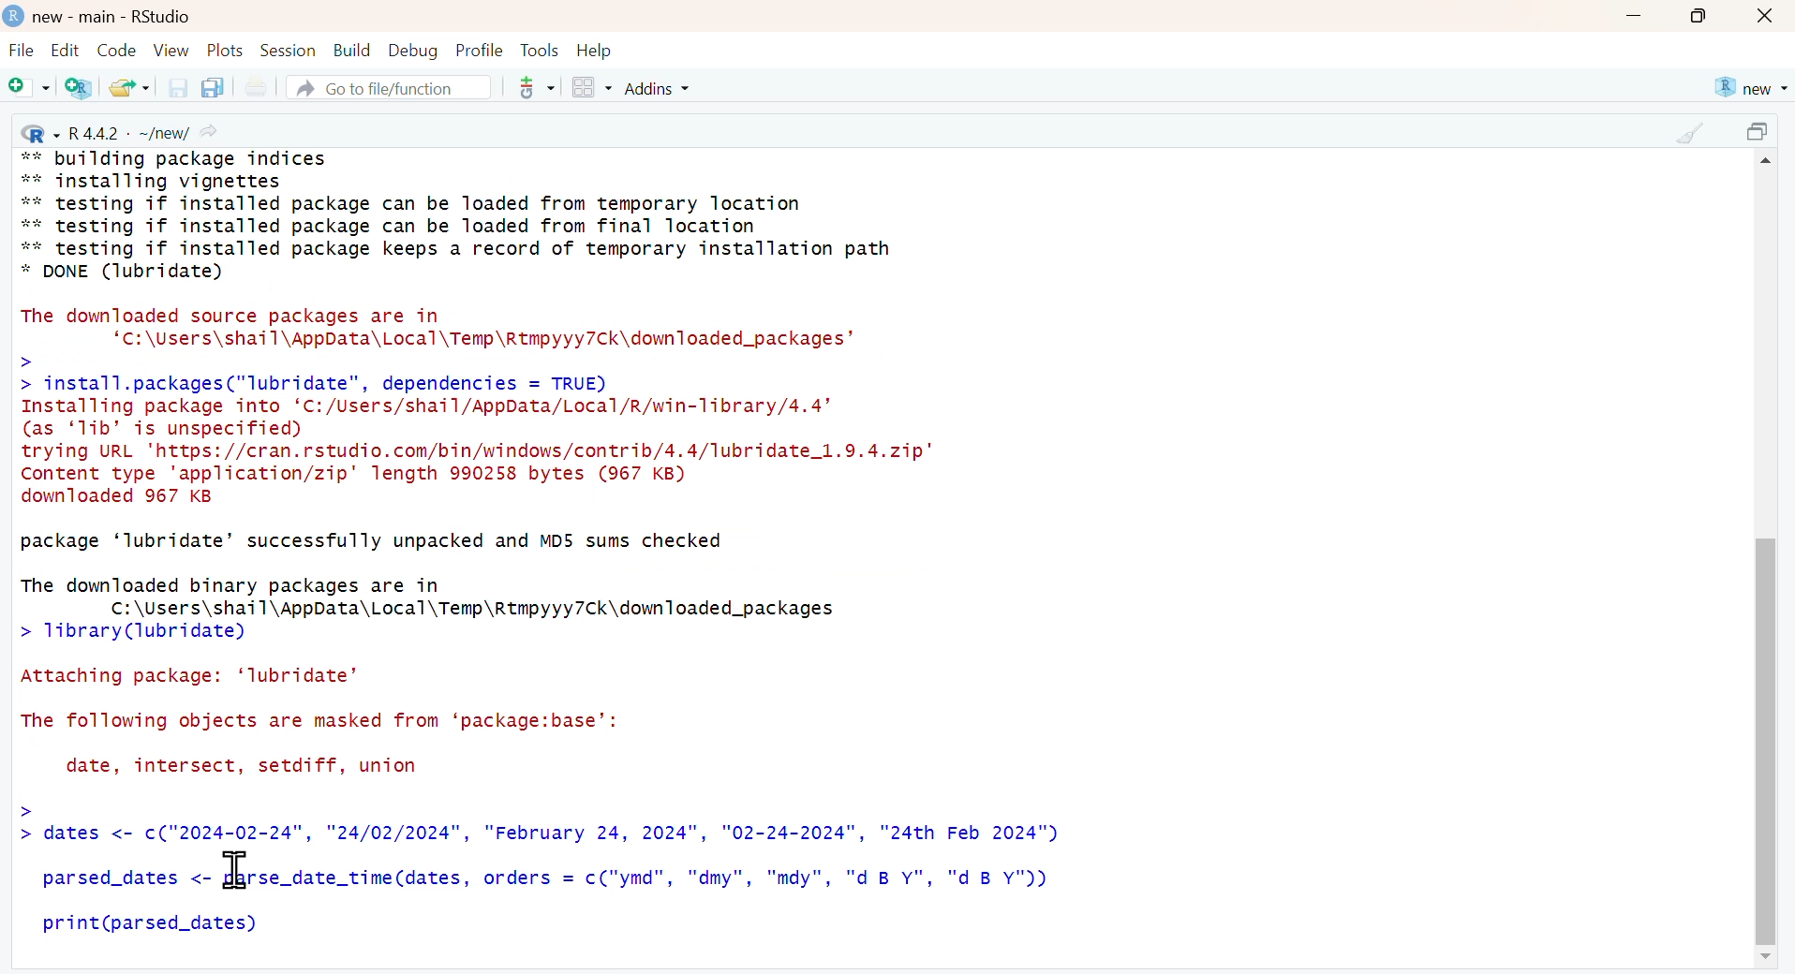 Image resolution: width=1795 pixels, height=974 pixels. What do you see at coordinates (595, 51) in the screenshot?
I see `Help` at bounding box center [595, 51].